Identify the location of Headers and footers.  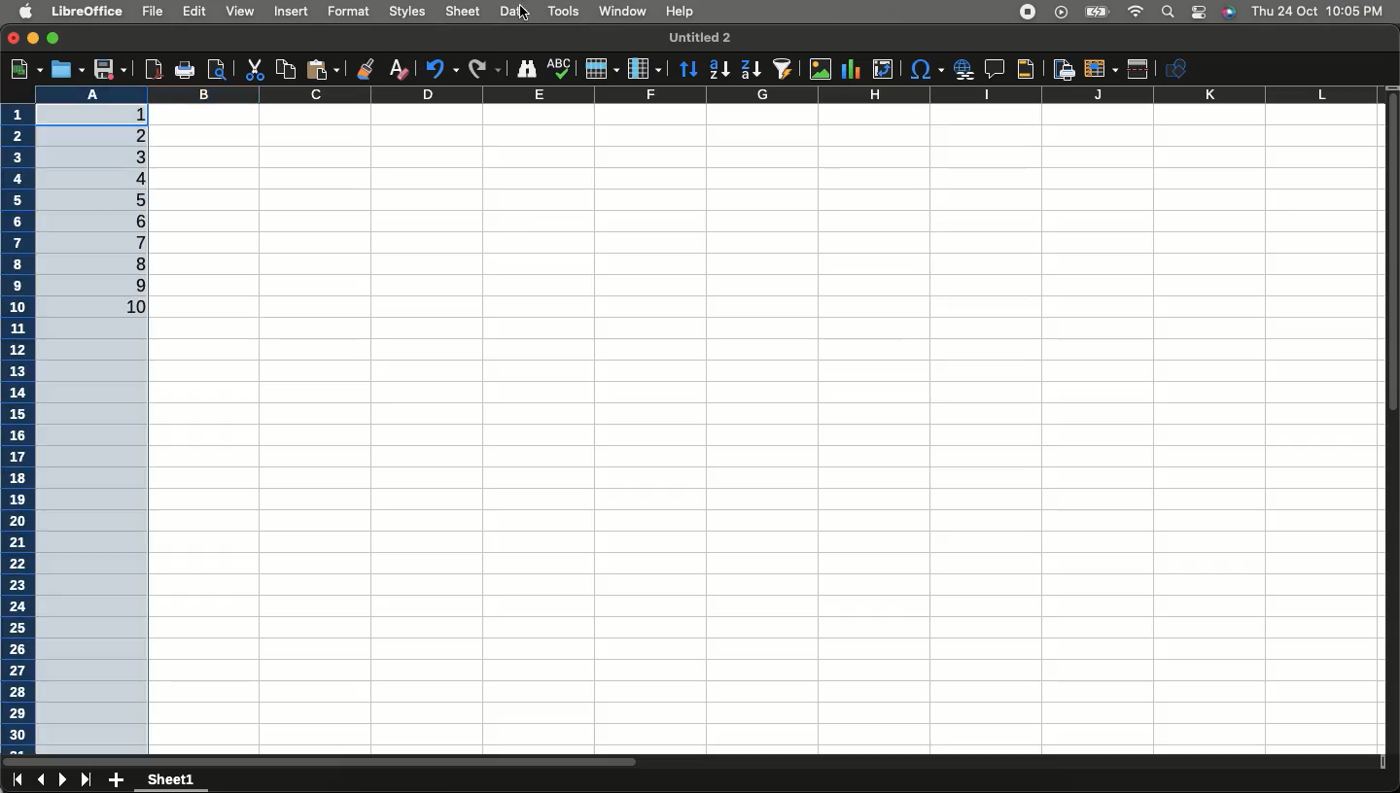
(1025, 70).